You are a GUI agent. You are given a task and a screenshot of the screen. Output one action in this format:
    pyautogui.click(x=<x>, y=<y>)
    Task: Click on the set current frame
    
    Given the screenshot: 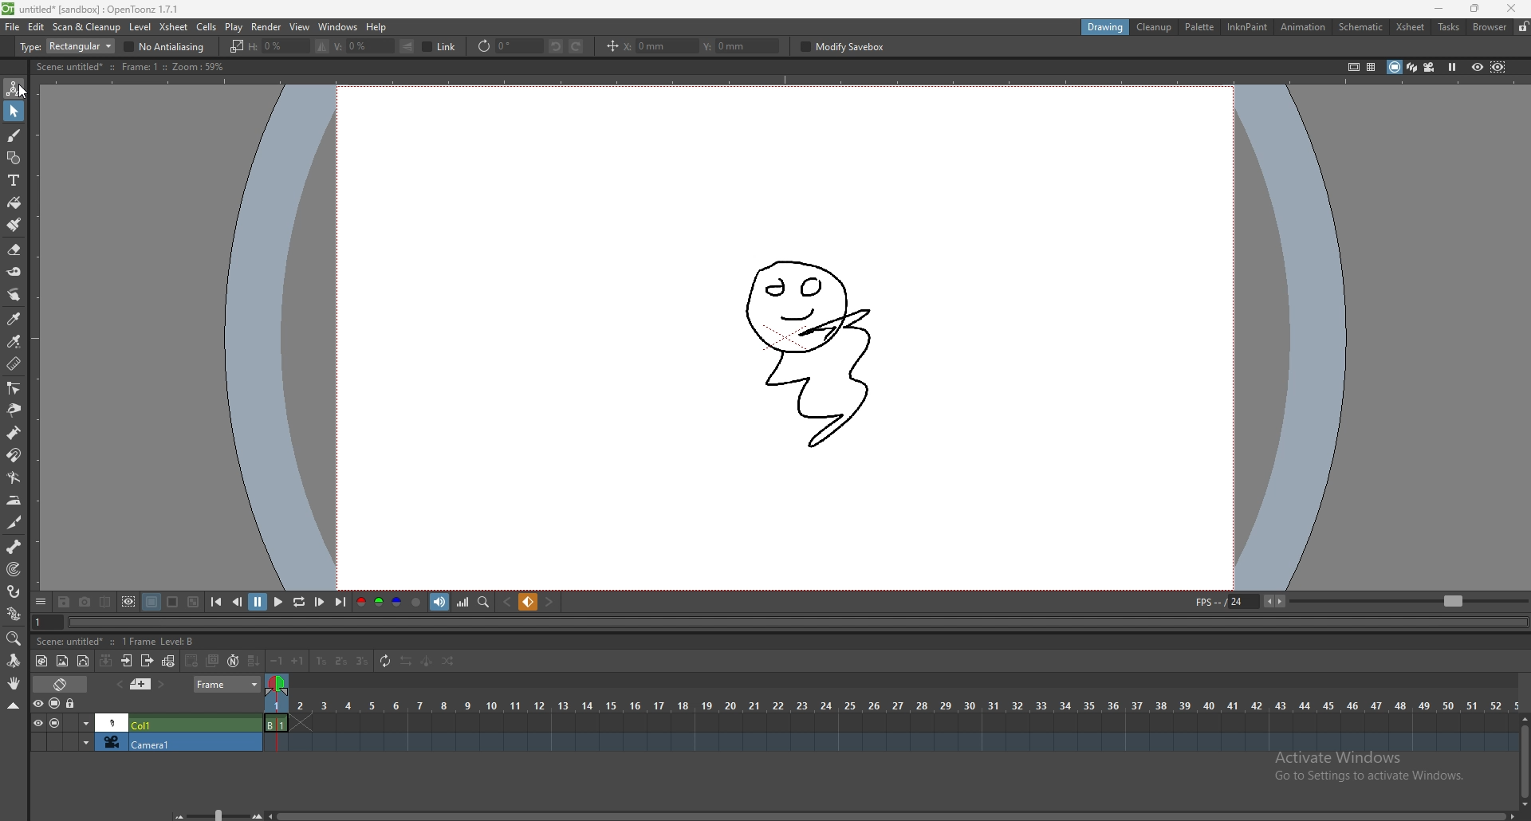 What is the action you would take?
    pyautogui.click(x=48, y=622)
    